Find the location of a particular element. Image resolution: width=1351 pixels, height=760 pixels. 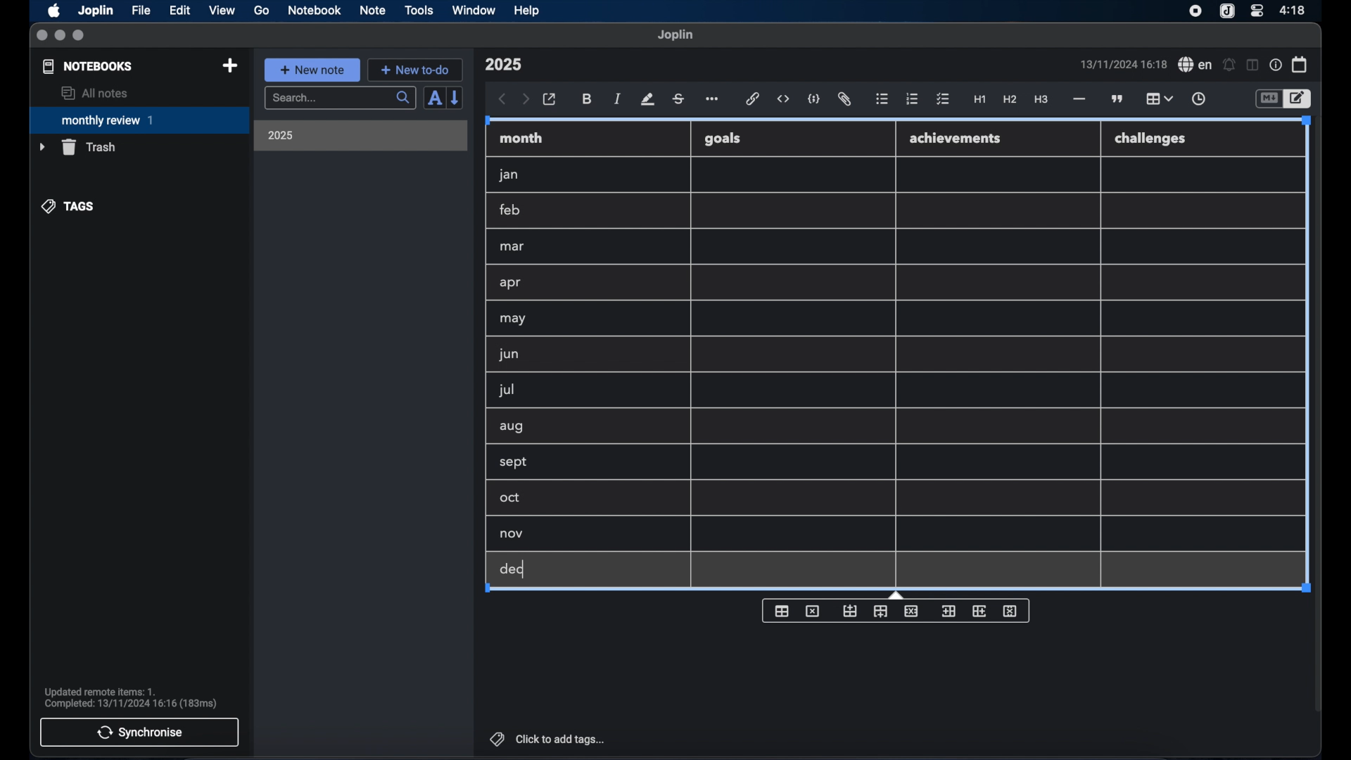

new notebook is located at coordinates (229, 66).